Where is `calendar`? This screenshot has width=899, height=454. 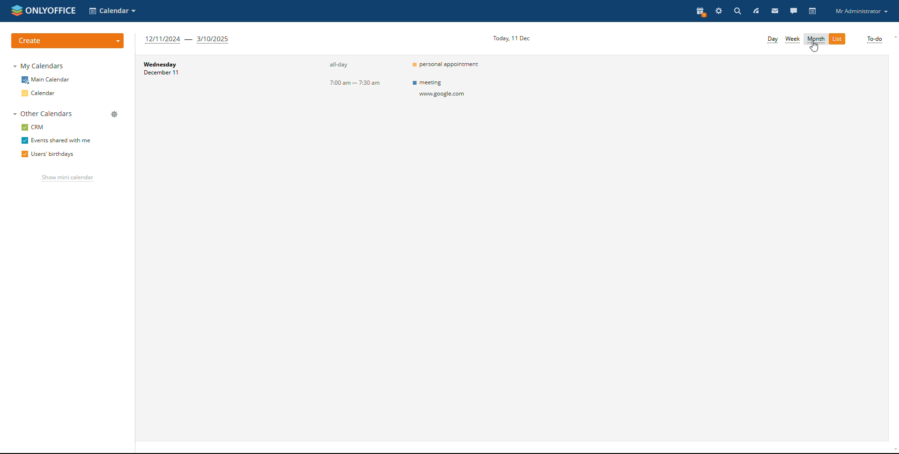 calendar is located at coordinates (812, 11).